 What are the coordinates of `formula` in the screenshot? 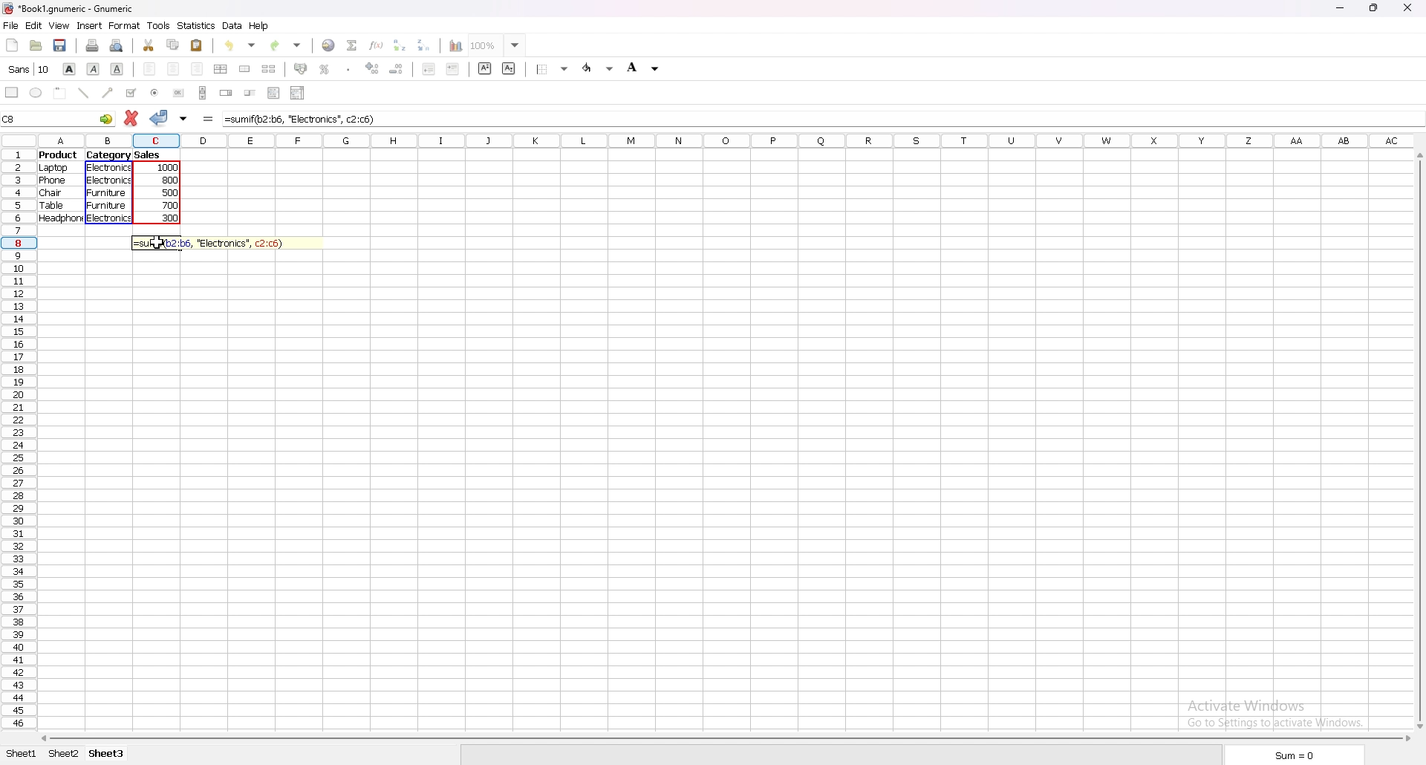 It's located at (305, 119).